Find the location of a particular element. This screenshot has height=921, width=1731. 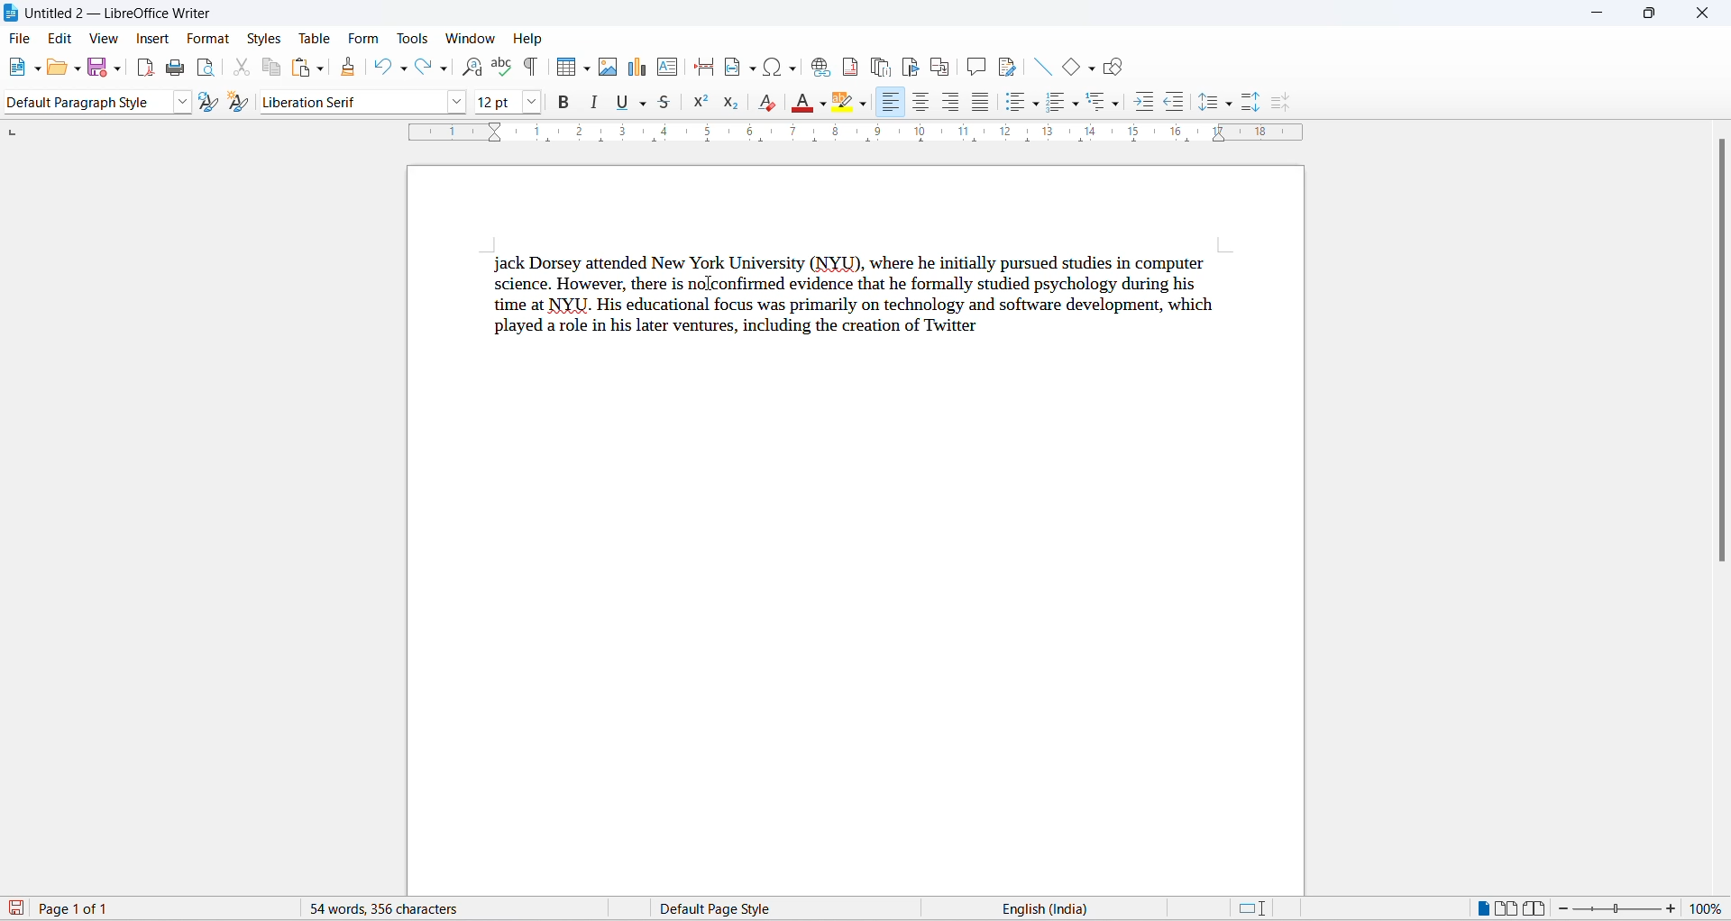

multipage view is located at coordinates (1508, 907).